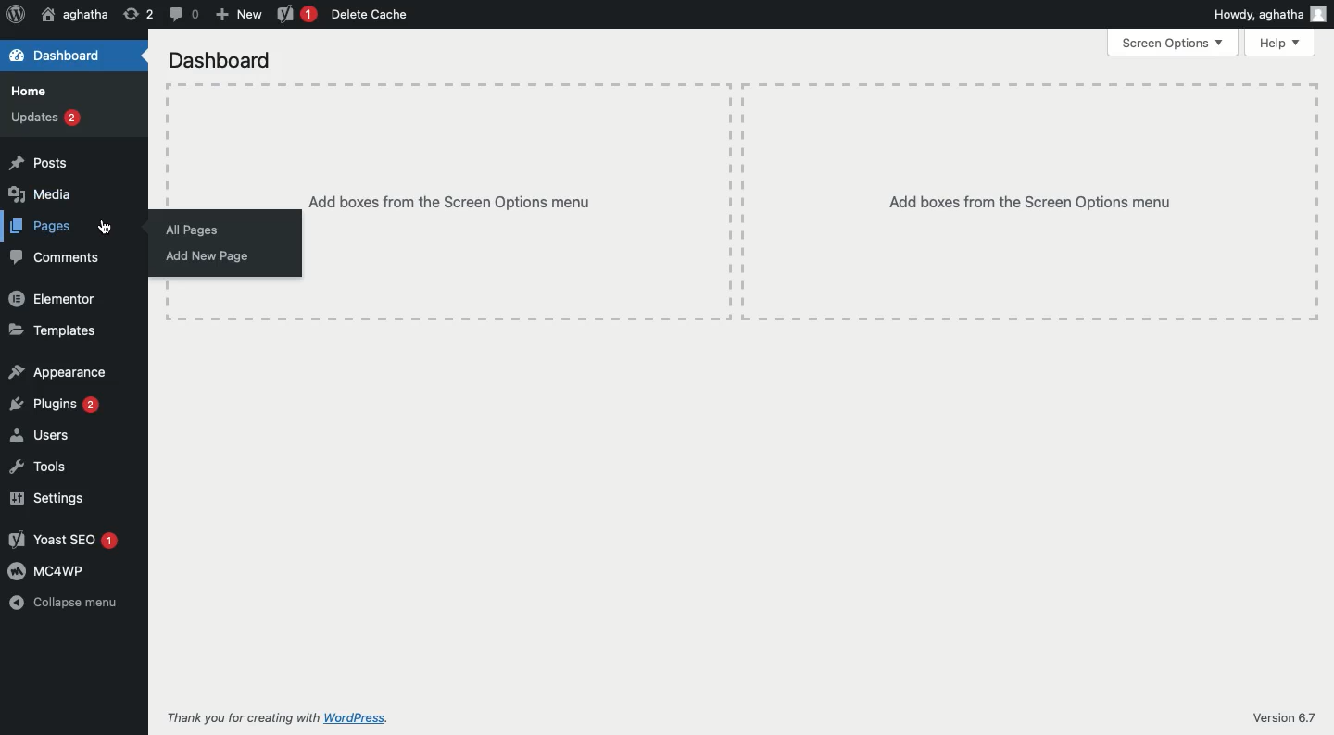 Image resolution: width=1334 pixels, height=735 pixels. Describe the element at coordinates (101, 226) in the screenshot. I see `cursor` at that location.